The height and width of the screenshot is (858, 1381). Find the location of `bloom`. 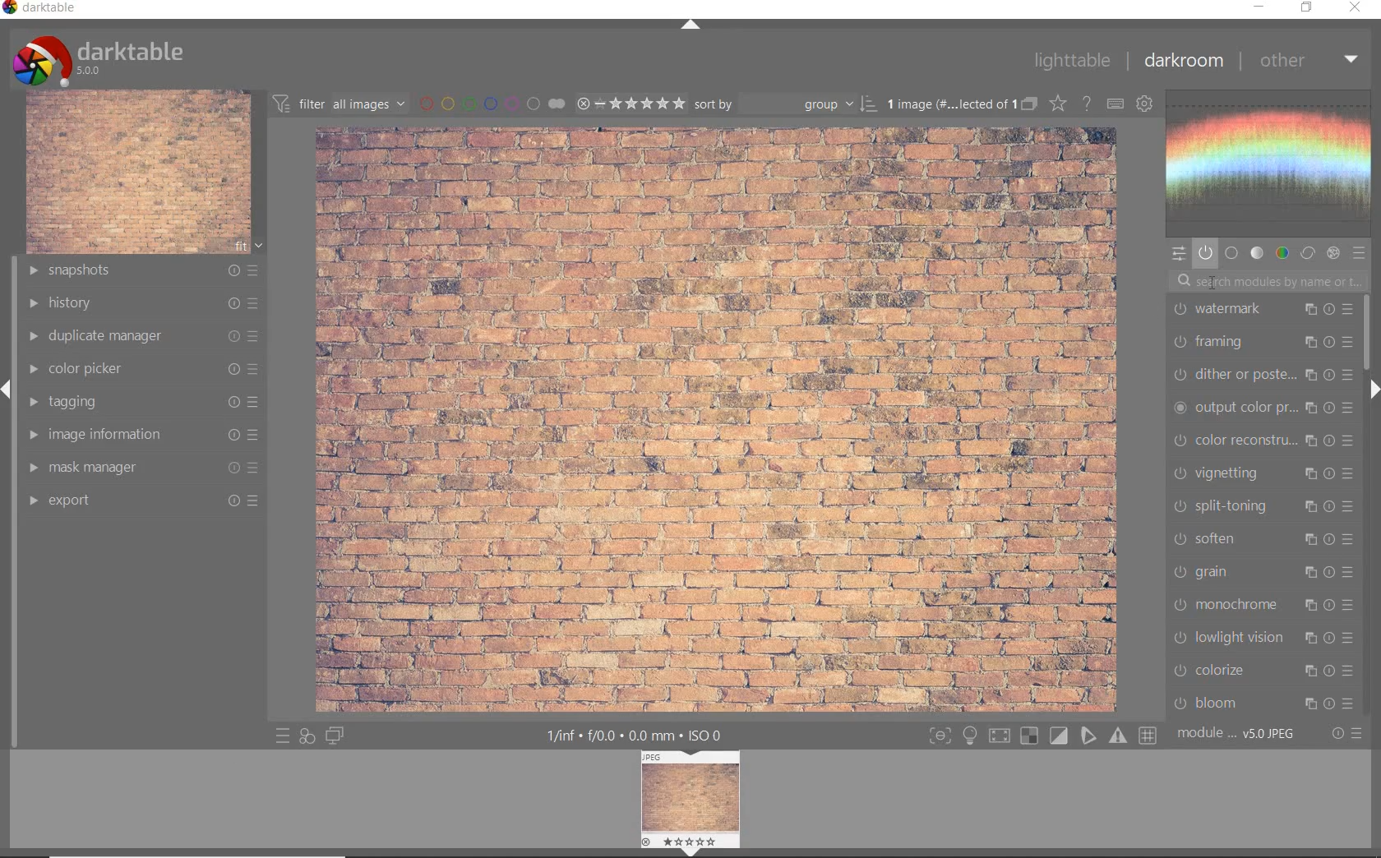

bloom is located at coordinates (1263, 704).